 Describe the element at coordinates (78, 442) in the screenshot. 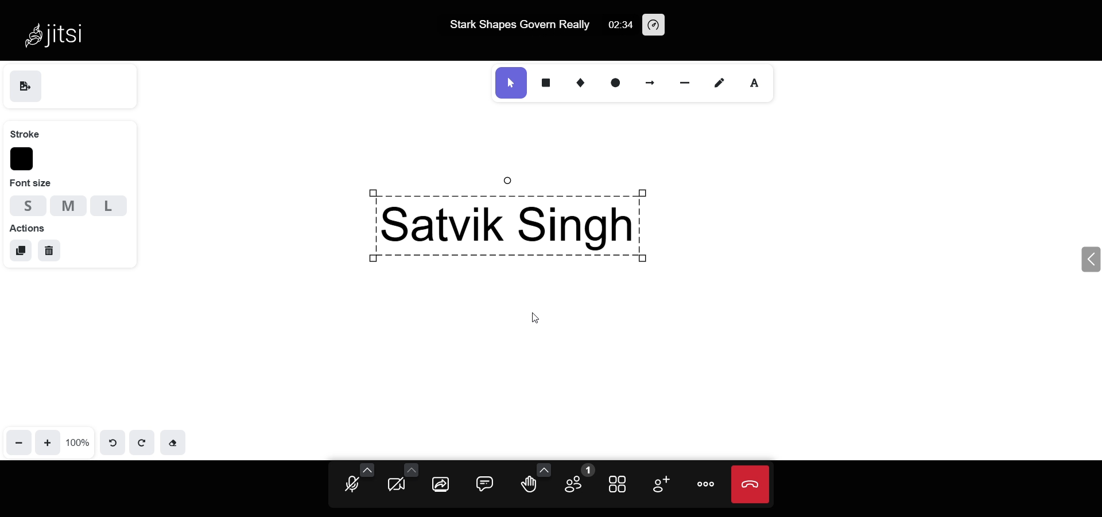

I see `100%` at that location.